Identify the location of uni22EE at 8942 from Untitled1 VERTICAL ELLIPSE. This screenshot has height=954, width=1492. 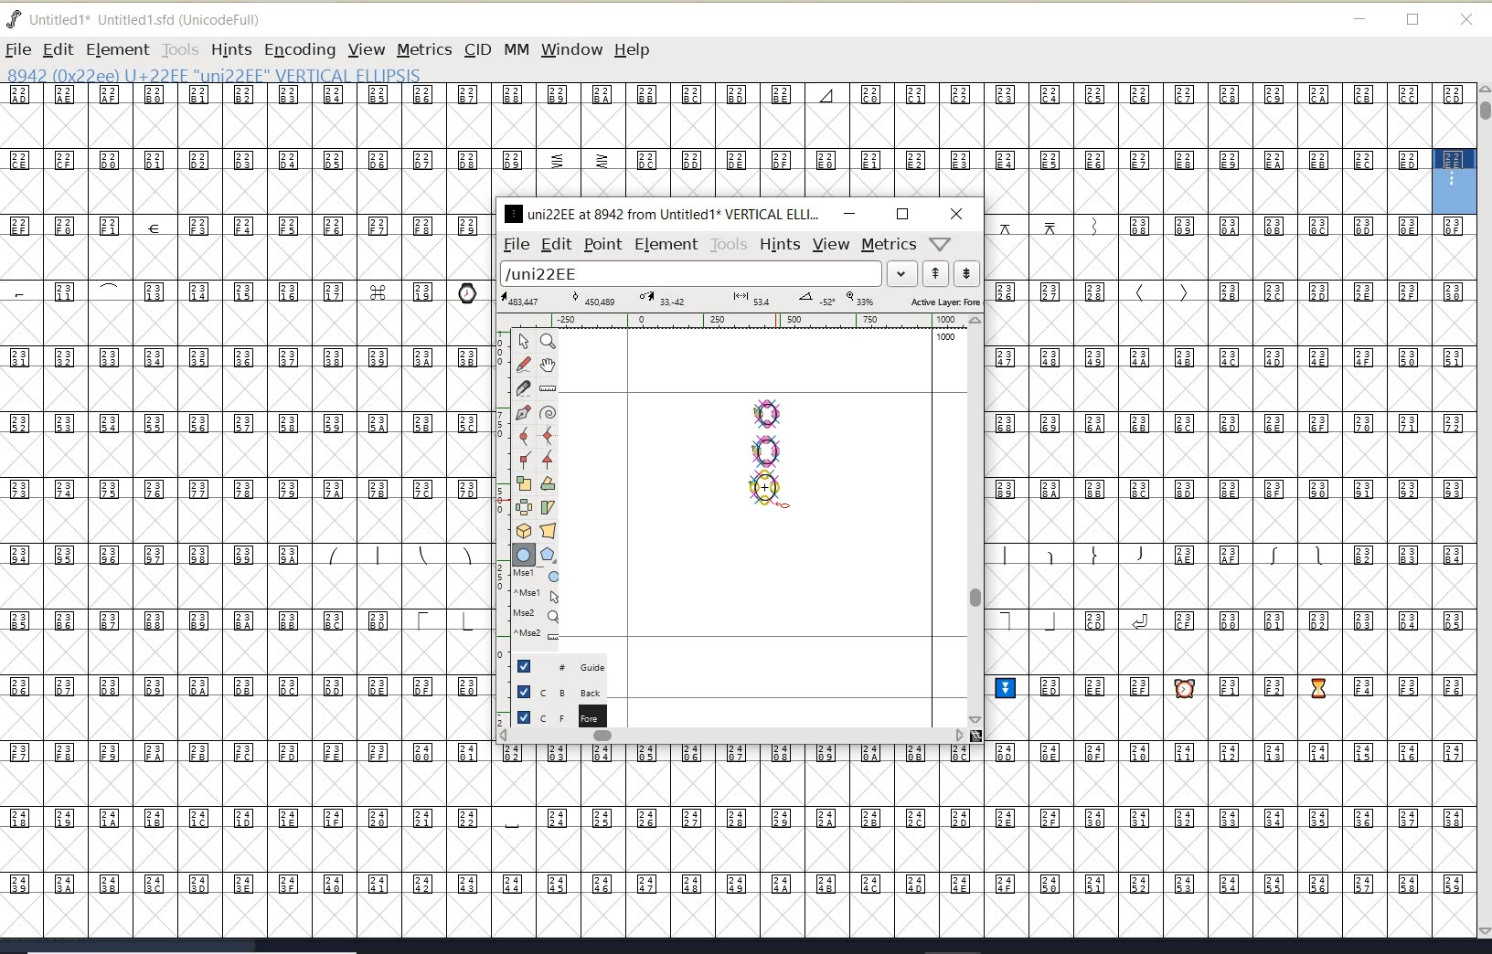
(663, 213).